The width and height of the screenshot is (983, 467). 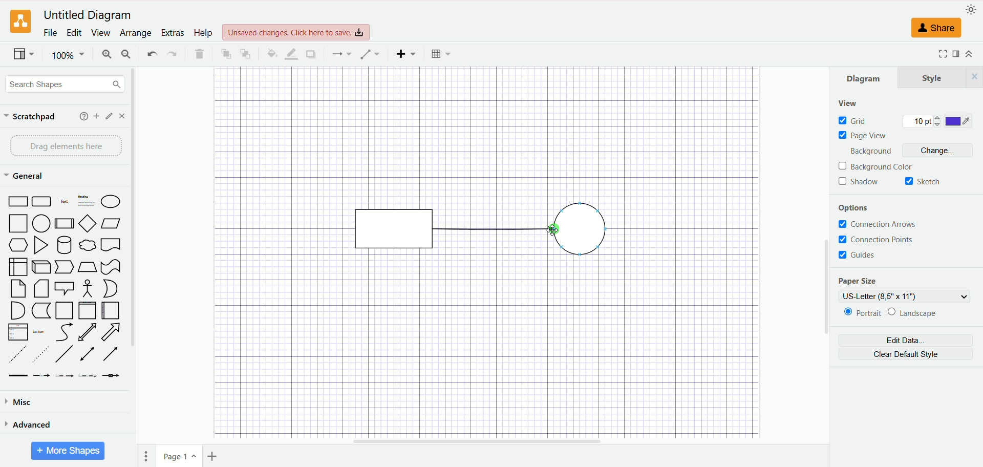 I want to click on Stick Figure, so click(x=89, y=288).